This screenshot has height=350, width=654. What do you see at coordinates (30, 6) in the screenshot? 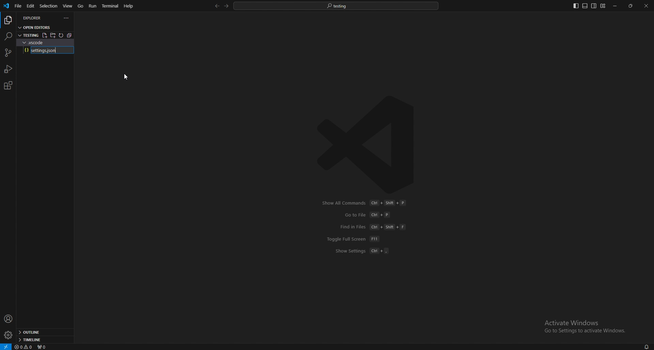
I see `edit` at bounding box center [30, 6].